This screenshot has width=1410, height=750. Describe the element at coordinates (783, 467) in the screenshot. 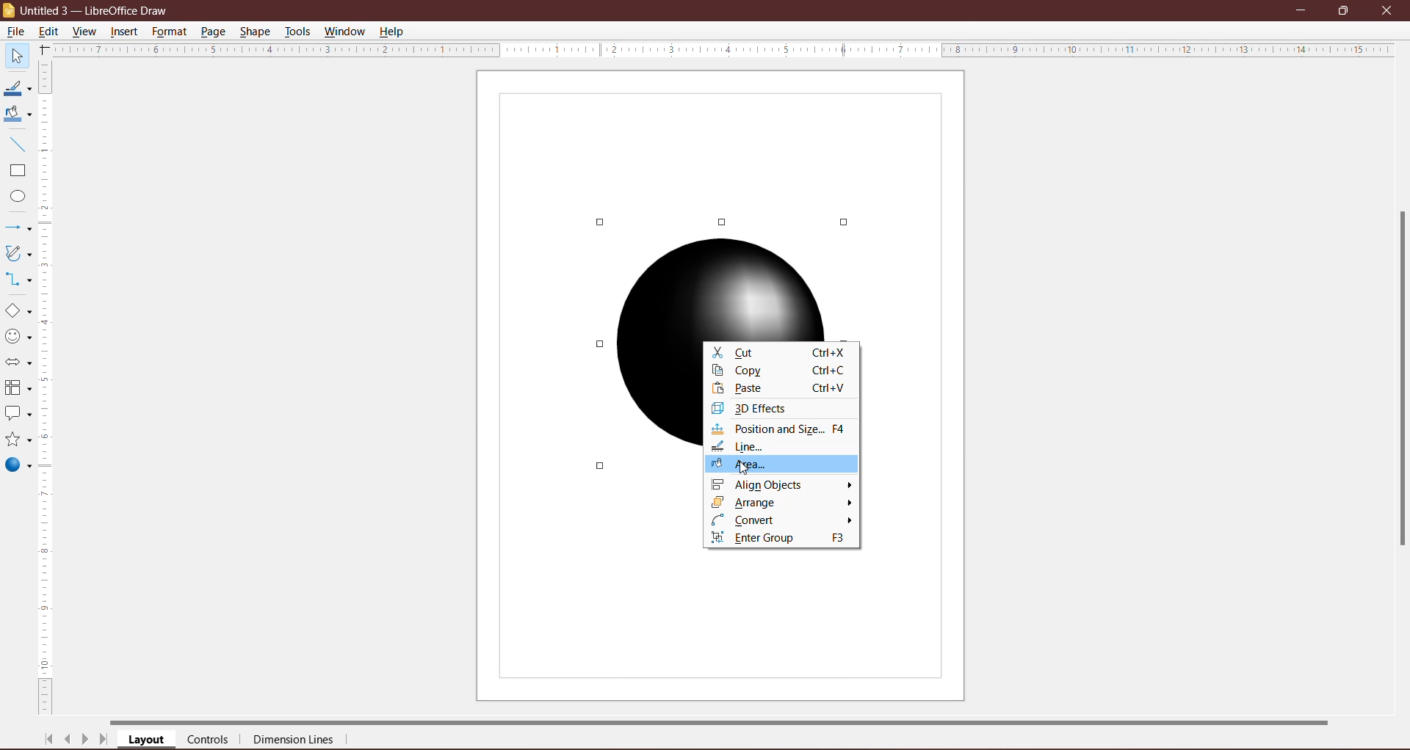

I see `Area` at that location.